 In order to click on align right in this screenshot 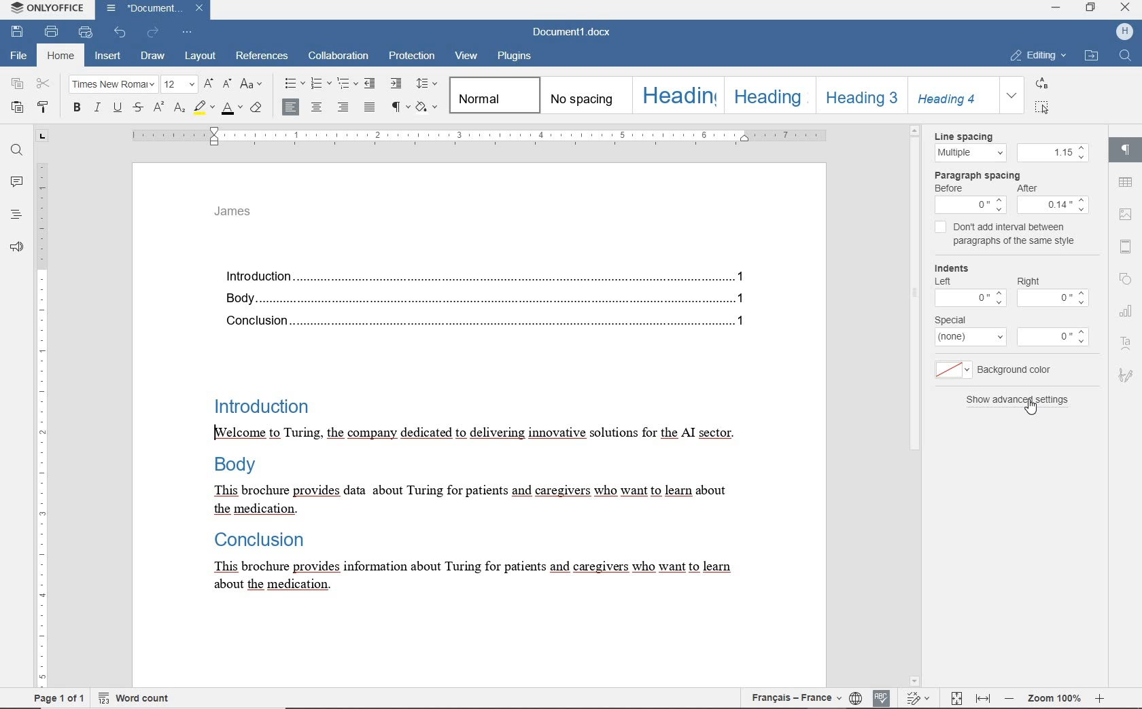, I will do `click(344, 109)`.